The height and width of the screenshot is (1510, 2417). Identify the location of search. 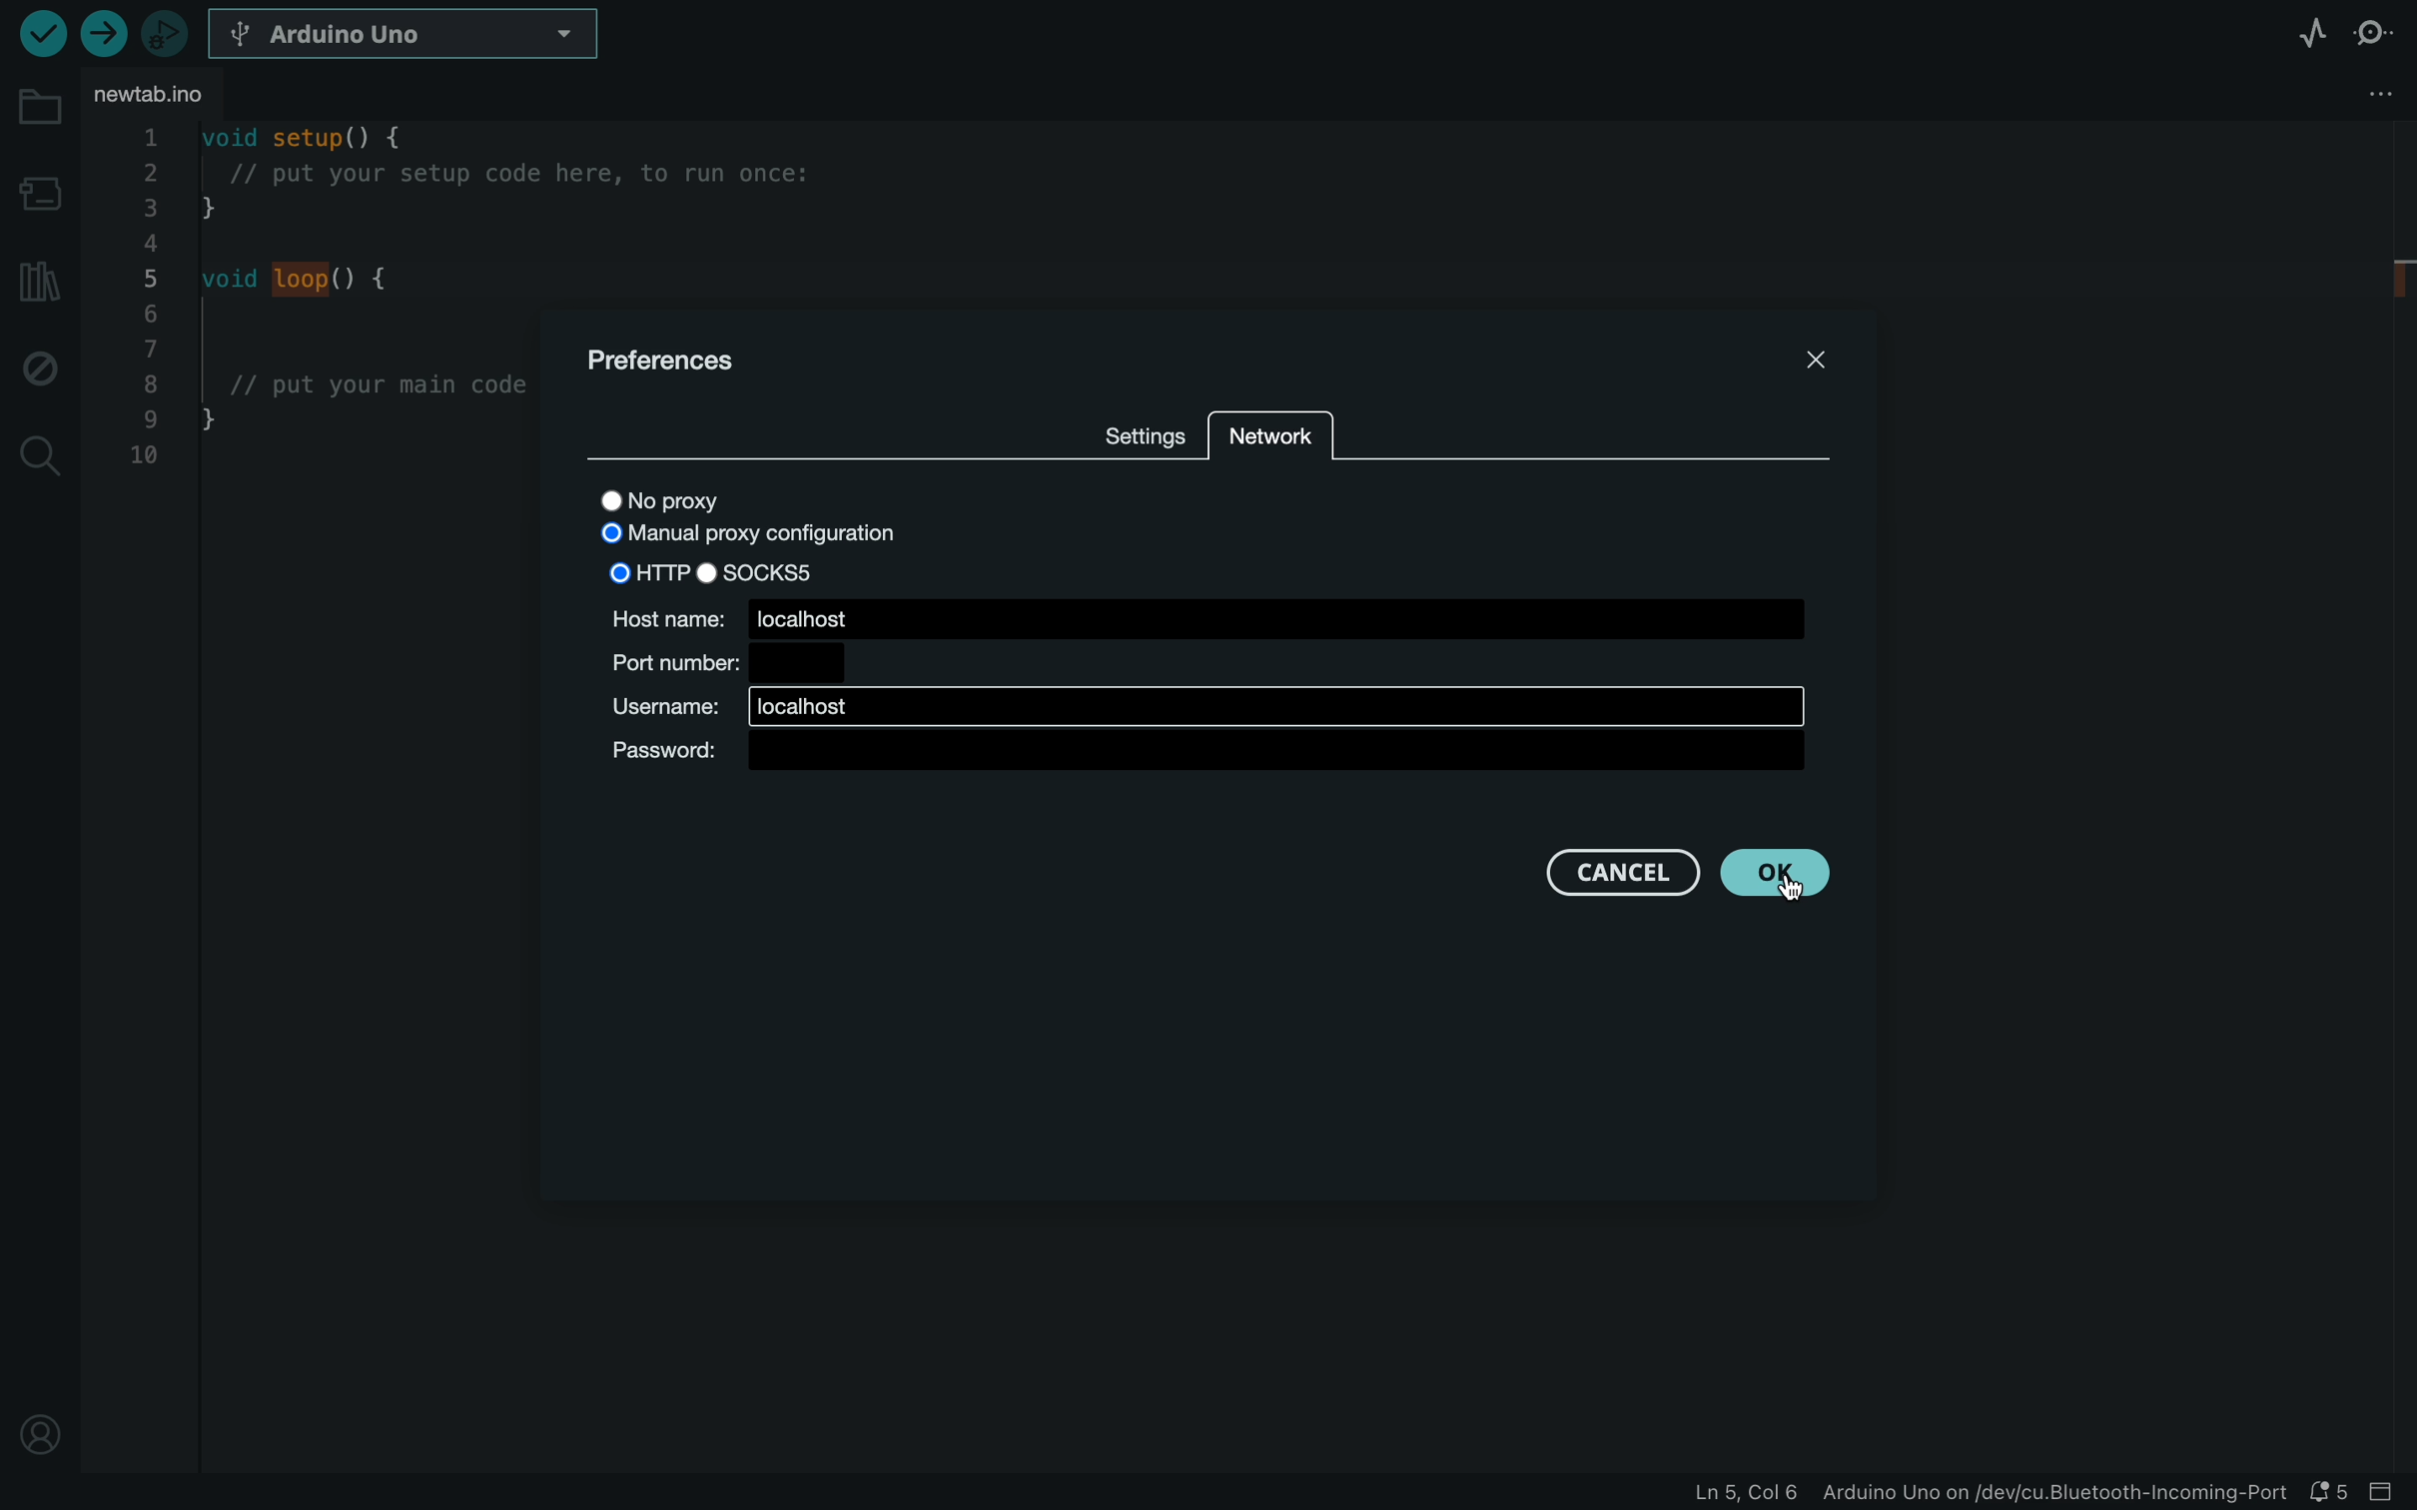
(40, 456).